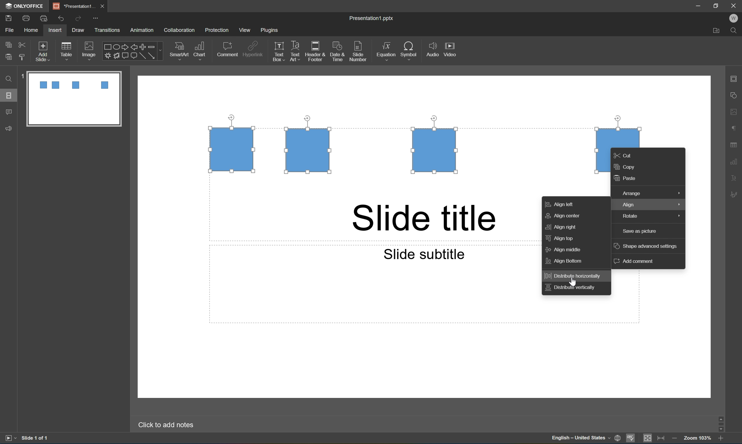  What do you see at coordinates (404, 146) in the screenshot?
I see `4 Squares selected` at bounding box center [404, 146].